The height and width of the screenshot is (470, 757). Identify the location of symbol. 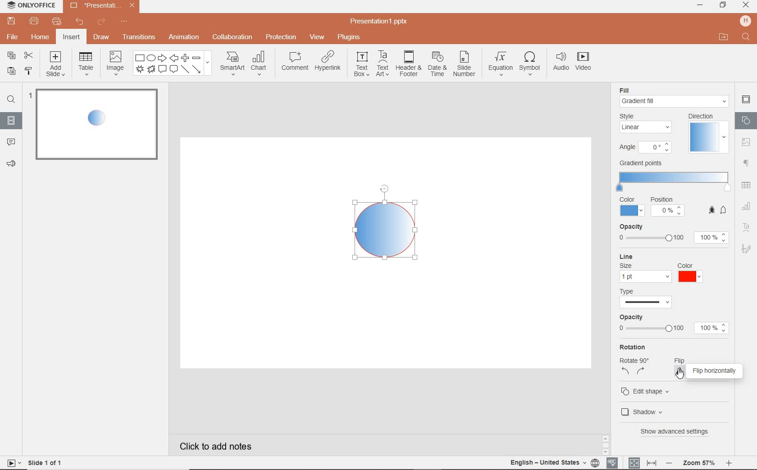
(529, 64).